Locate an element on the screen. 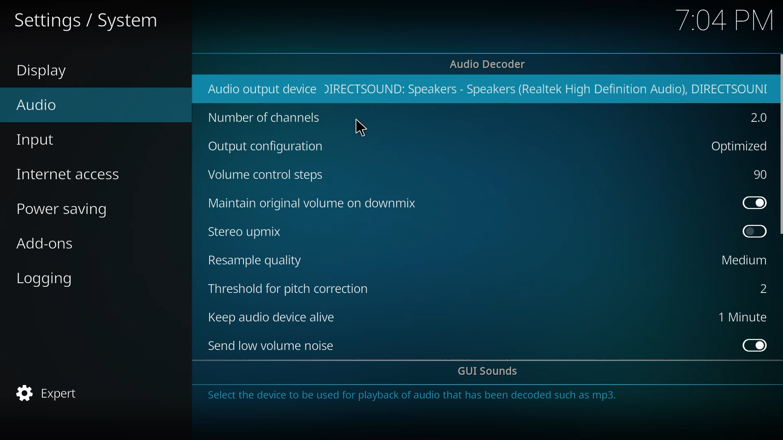  expert is located at coordinates (49, 393).